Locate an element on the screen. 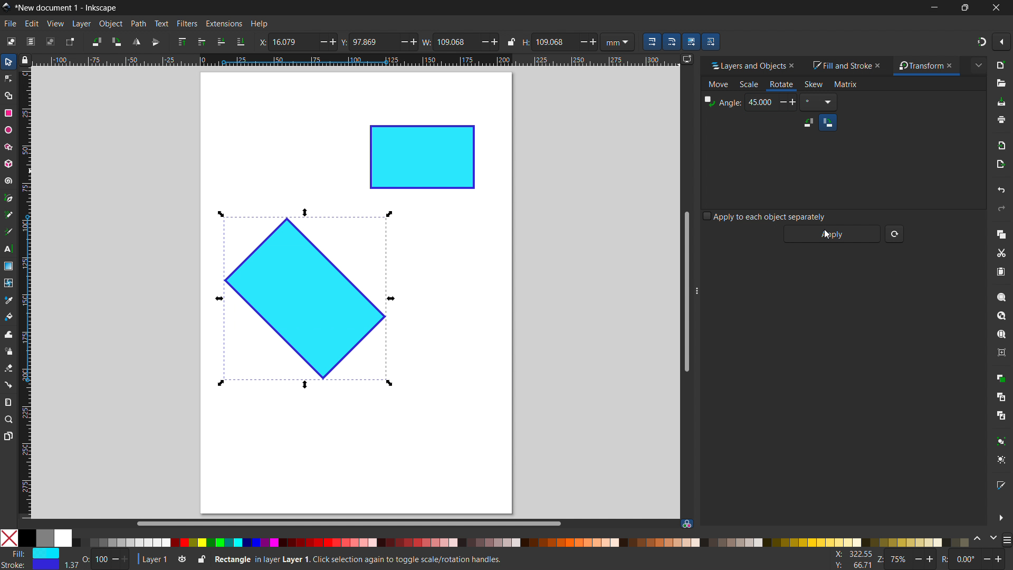 Image resolution: width=1013 pixels, height=570 pixels. zoom drawing is located at coordinates (1001, 316).